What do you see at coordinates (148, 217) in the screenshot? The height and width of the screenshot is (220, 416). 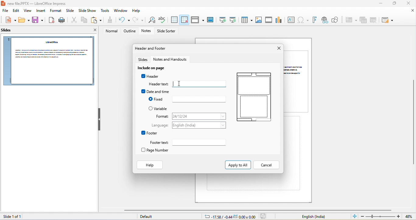 I see `default` at bounding box center [148, 217].